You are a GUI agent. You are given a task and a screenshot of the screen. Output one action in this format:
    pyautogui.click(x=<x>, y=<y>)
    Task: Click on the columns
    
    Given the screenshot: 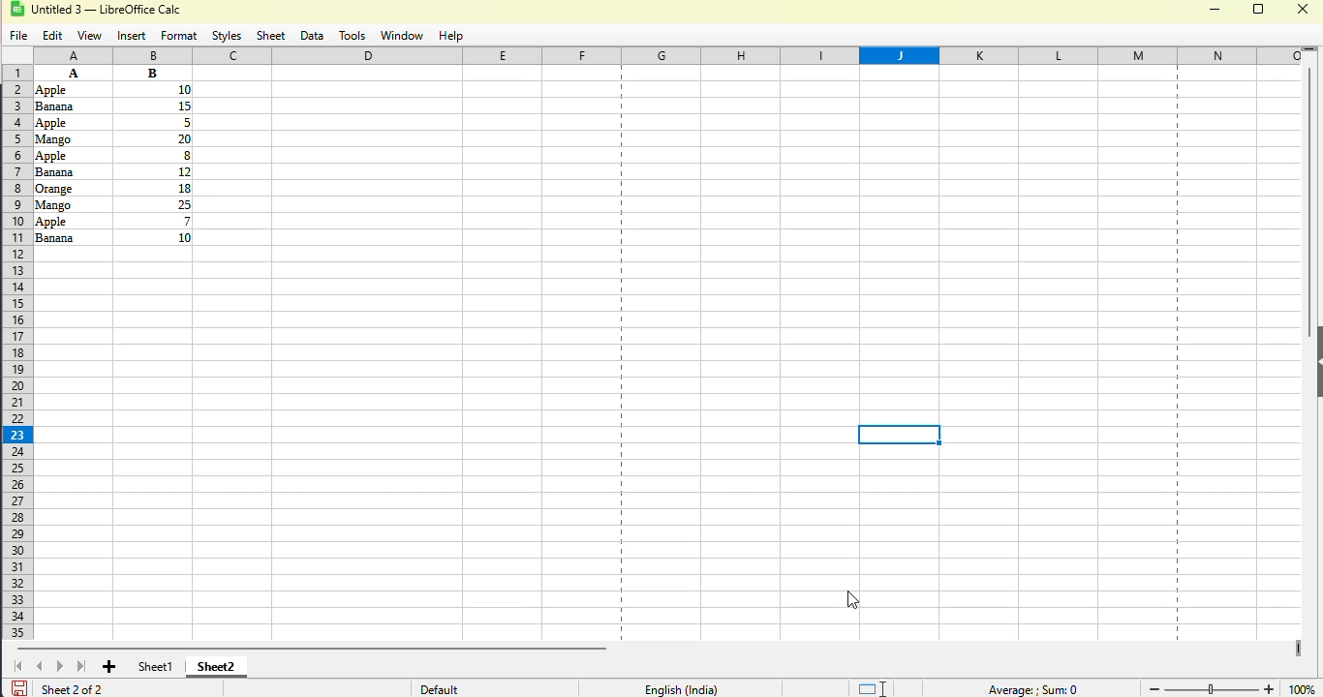 What is the action you would take?
    pyautogui.click(x=682, y=55)
    